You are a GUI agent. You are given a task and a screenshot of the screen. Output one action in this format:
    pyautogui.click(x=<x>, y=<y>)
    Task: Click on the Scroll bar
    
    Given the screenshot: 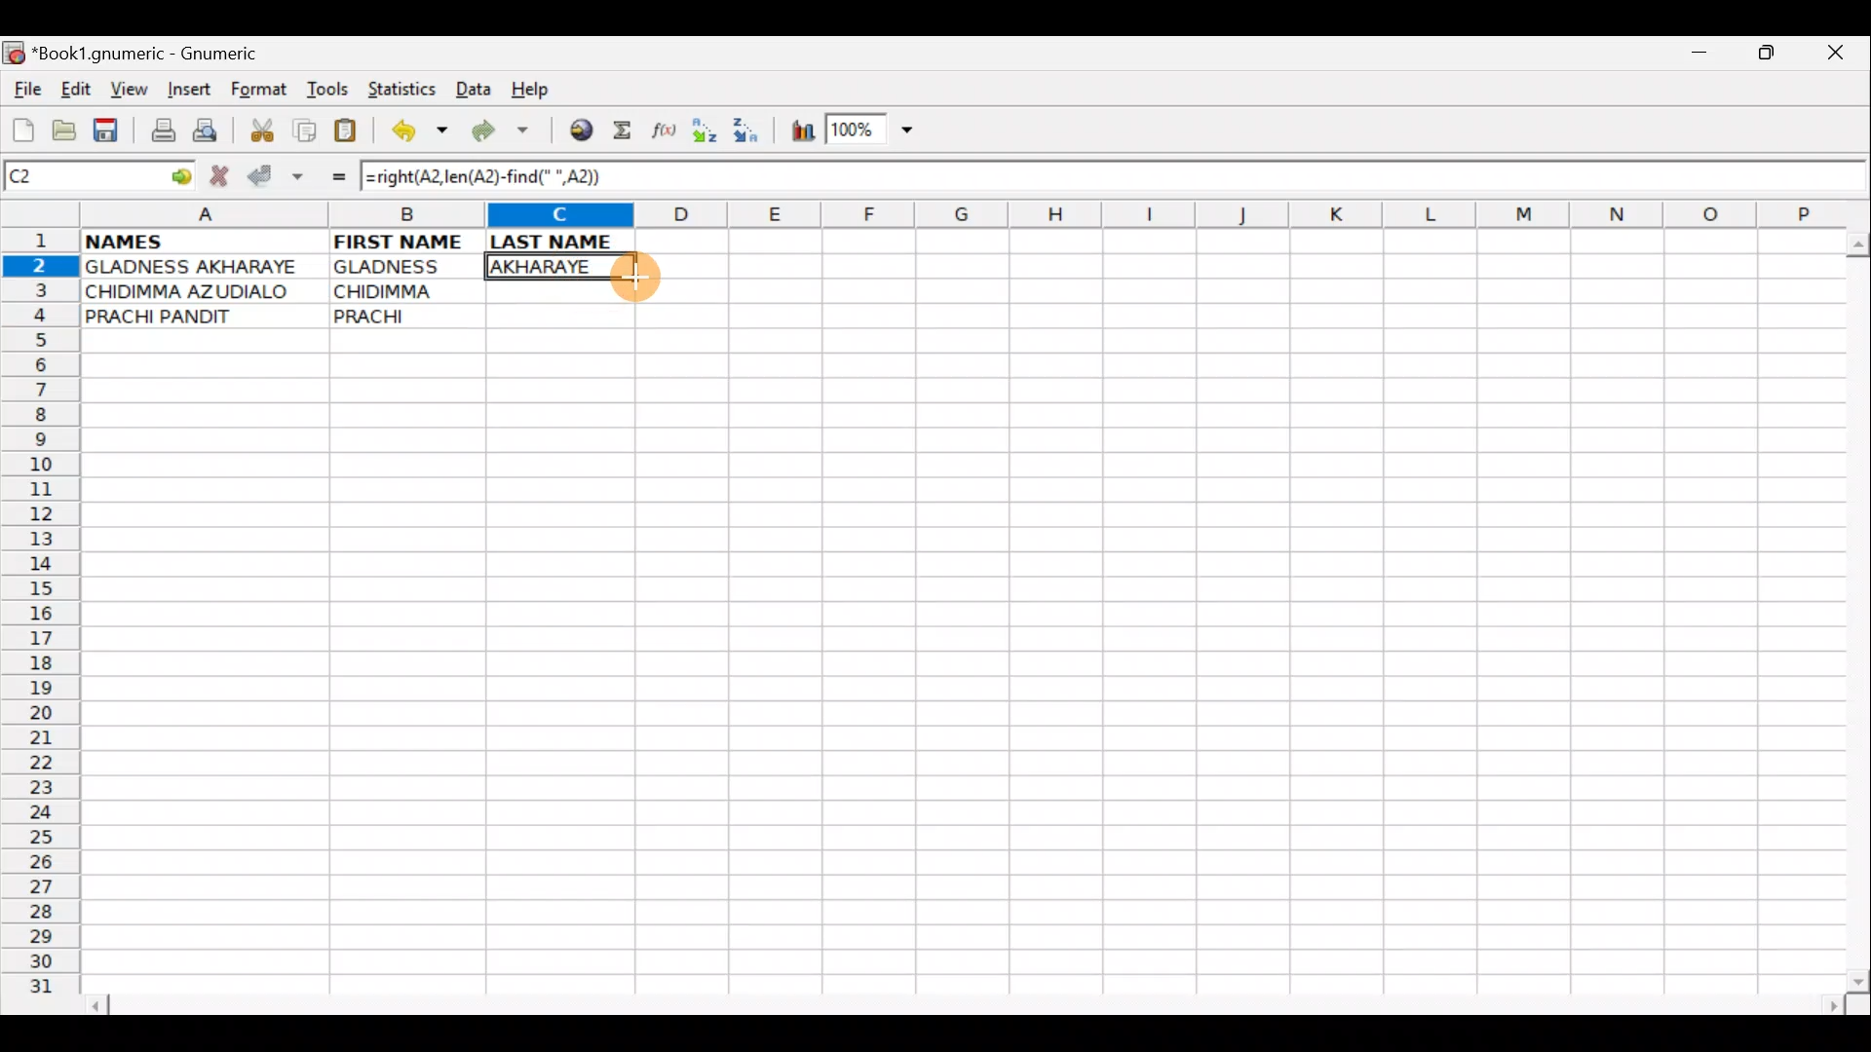 What is the action you would take?
    pyautogui.click(x=1853, y=608)
    